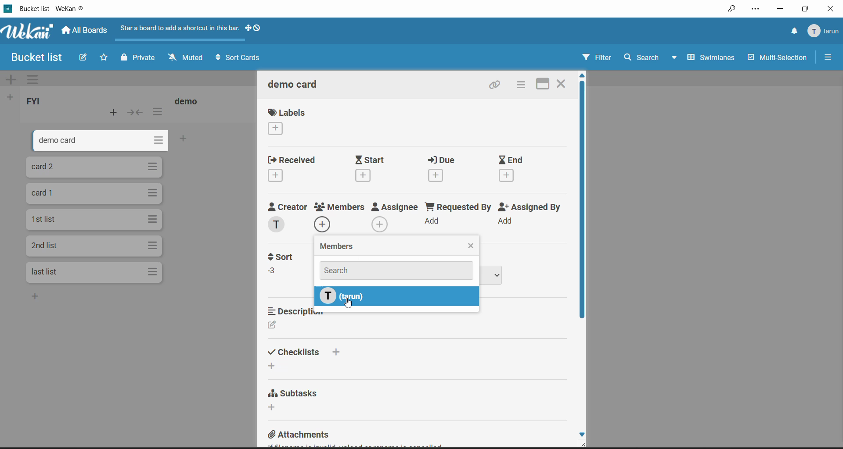 This screenshot has height=449, width=843. Describe the element at coordinates (47, 220) in the screenshot. I see `card title` at that location.